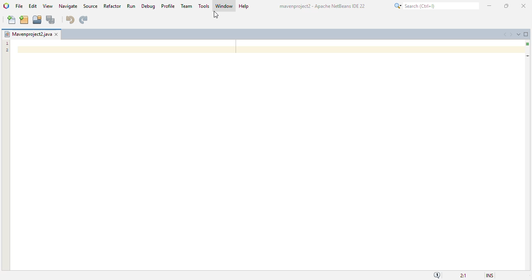 This screenshot has width=532, height=280. What do you see at coordinates (113, 6) in the screenshot?
I see `refactor` at bounding box center [113, 6].